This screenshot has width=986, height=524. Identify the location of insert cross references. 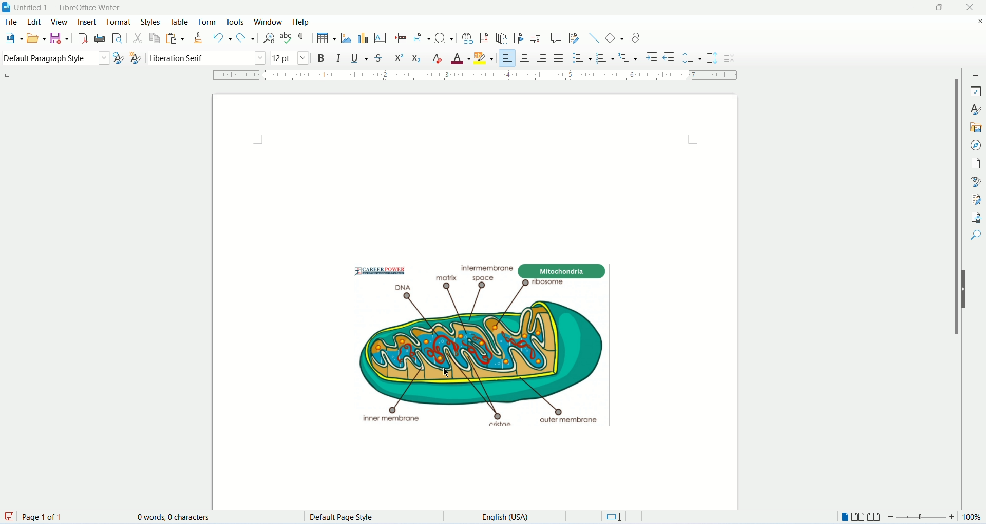
(535, 38).